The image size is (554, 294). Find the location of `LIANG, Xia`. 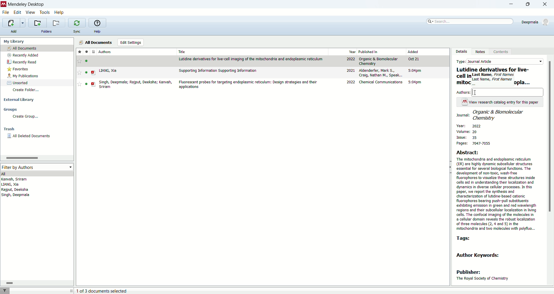

LIANG, Xia is located at coordinates (108, 71).